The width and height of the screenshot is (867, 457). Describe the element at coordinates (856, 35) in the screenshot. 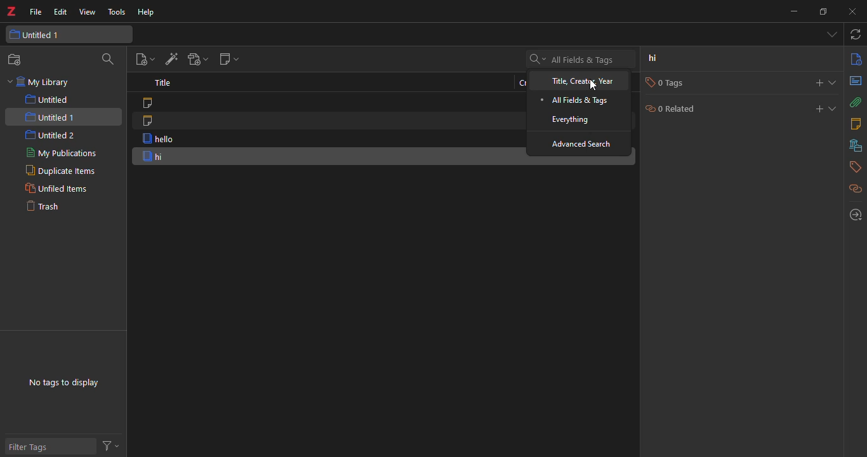

I see `sync` at that location.